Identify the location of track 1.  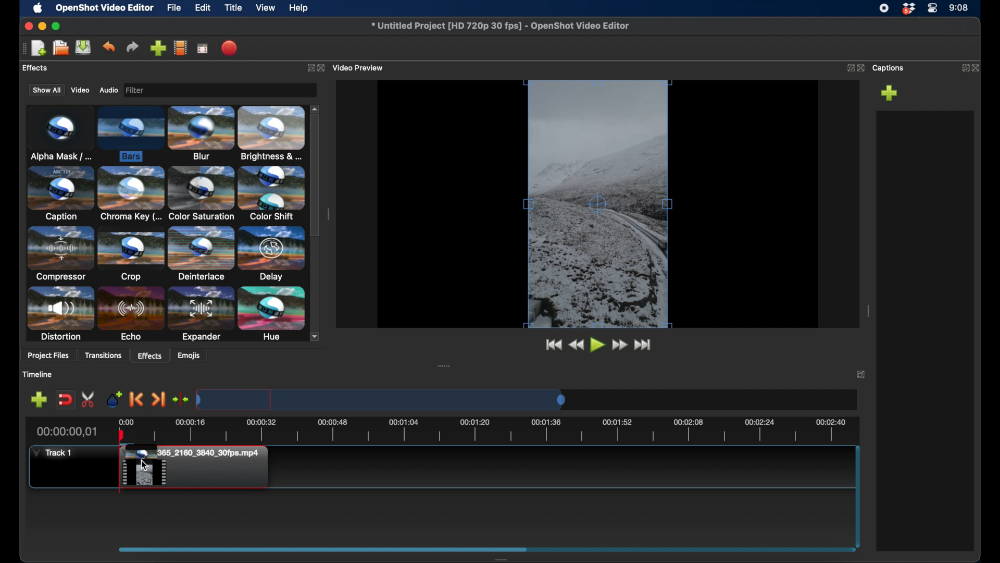
(52, 452).